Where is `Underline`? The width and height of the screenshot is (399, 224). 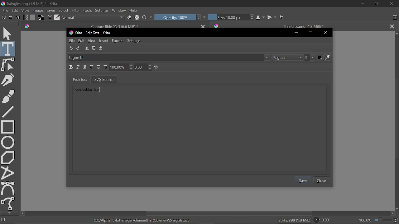 Underline is located at coordinates (85, 67).